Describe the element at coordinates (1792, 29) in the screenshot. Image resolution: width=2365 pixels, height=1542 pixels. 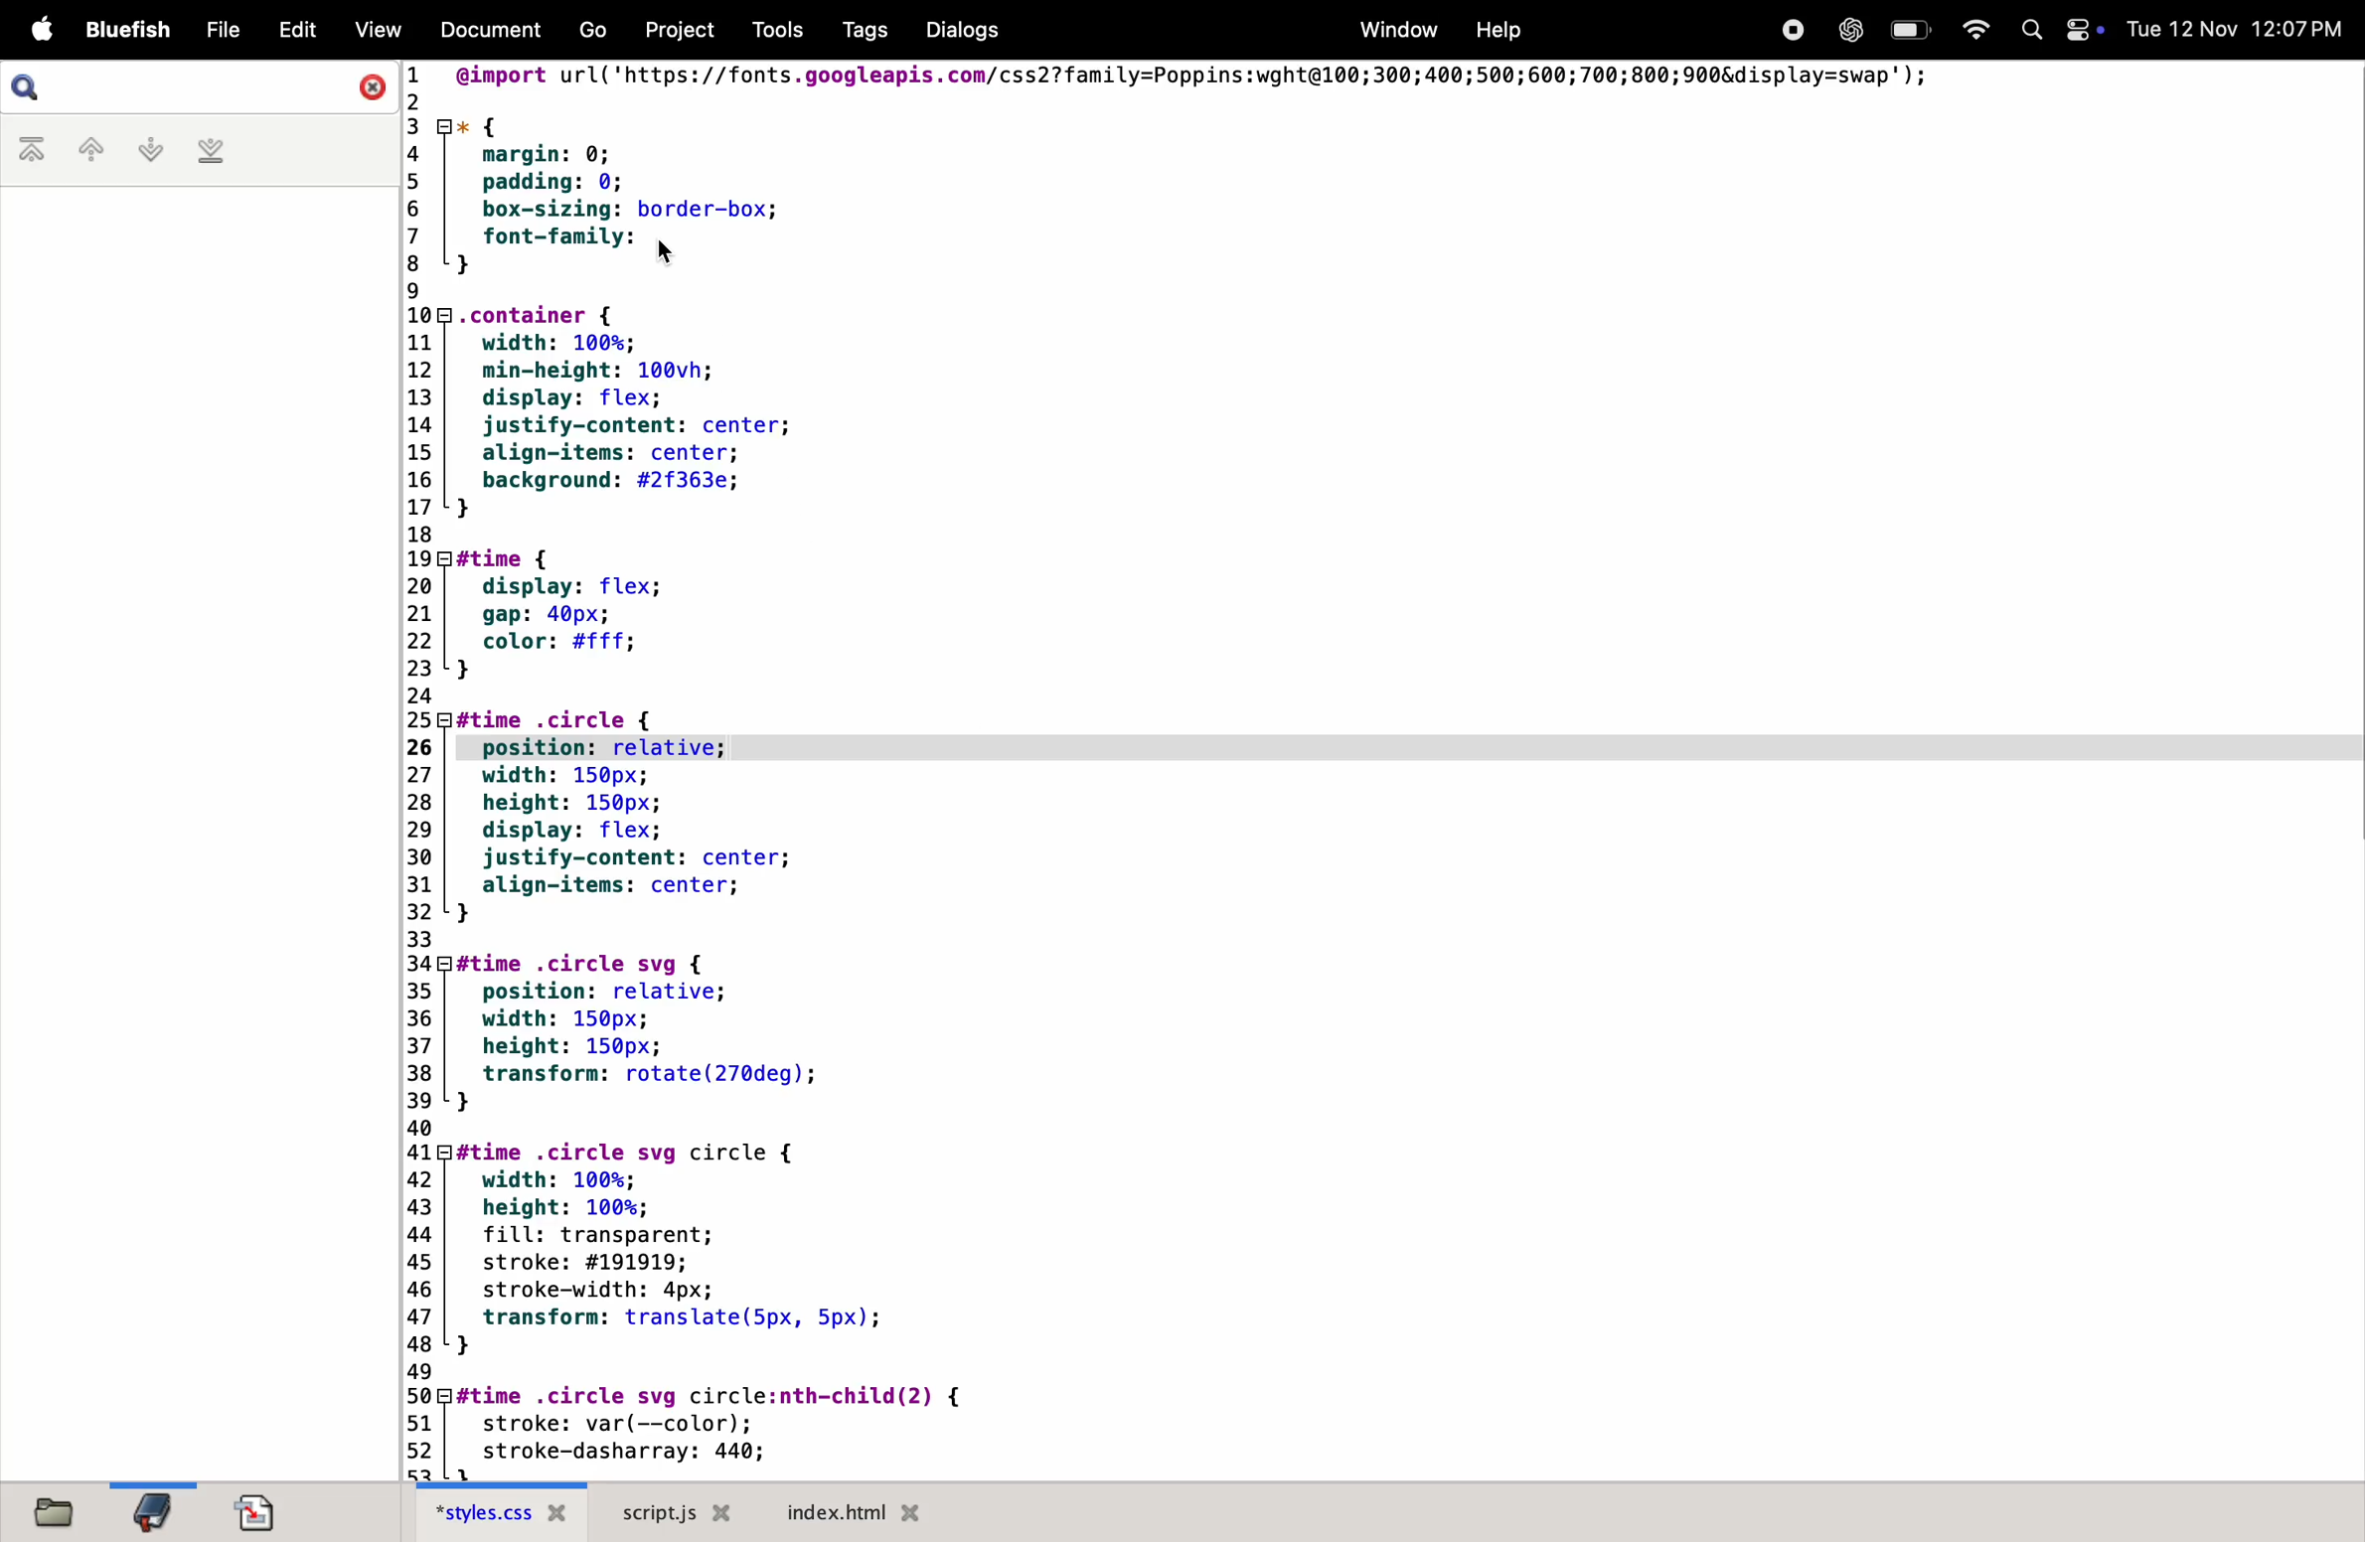
I see `record` at that location.